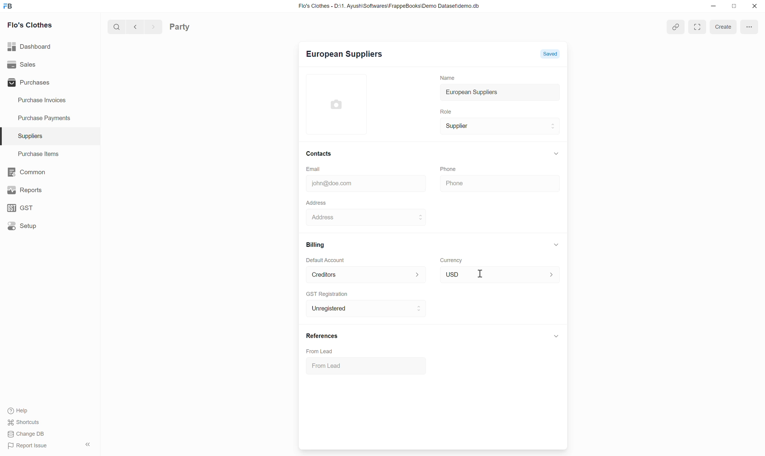 The height and width of the screenshot is (456, 765). What do you see at coordinates (23, 423) in the screenshot?
I see `Shortcuts` at bounding box center [23, 423].